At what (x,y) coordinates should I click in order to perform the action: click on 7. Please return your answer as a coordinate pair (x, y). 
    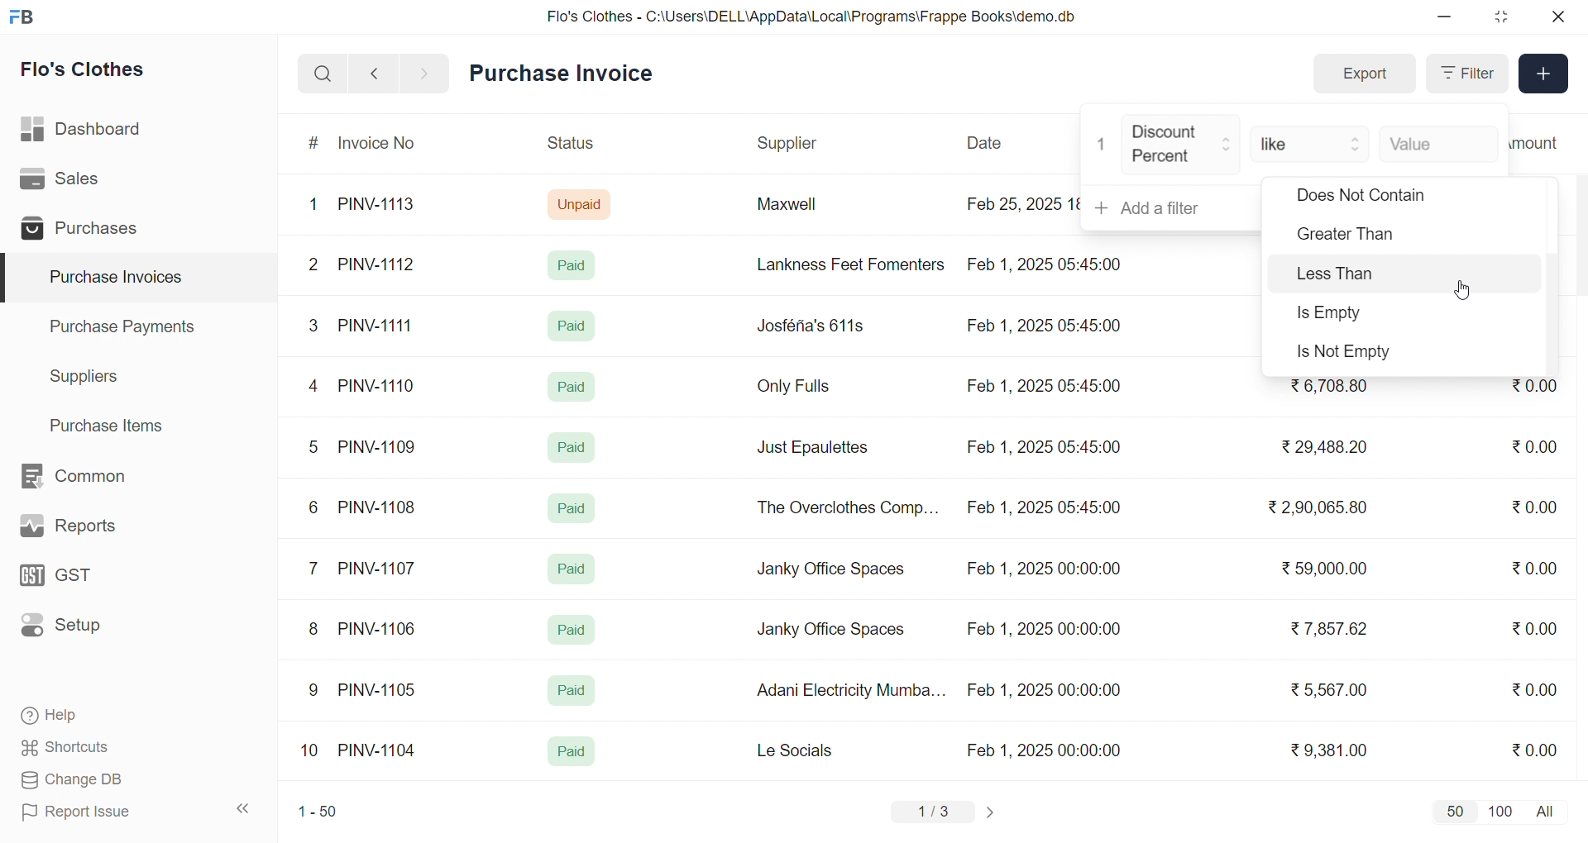
    Looking at the image, I should click on (317, 567).